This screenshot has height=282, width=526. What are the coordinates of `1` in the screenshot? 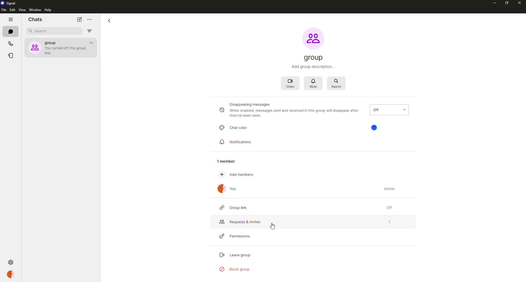 It's located at (389, 222).